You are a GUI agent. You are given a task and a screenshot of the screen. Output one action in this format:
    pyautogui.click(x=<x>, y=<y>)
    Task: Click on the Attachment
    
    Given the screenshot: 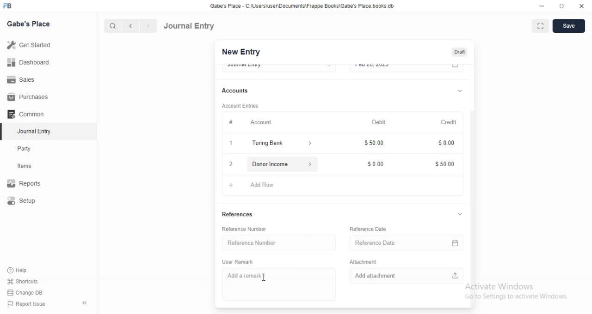 What is the action you would take?
    pyautogui.click(x=363, y=261)
    